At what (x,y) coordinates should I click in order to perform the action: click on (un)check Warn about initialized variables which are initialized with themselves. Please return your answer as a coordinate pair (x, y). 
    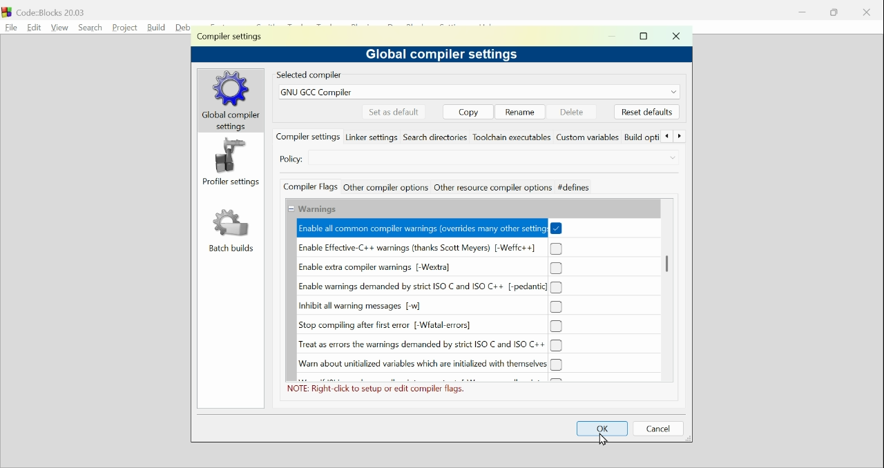
    Looking at the image, I should click on (427, 364).